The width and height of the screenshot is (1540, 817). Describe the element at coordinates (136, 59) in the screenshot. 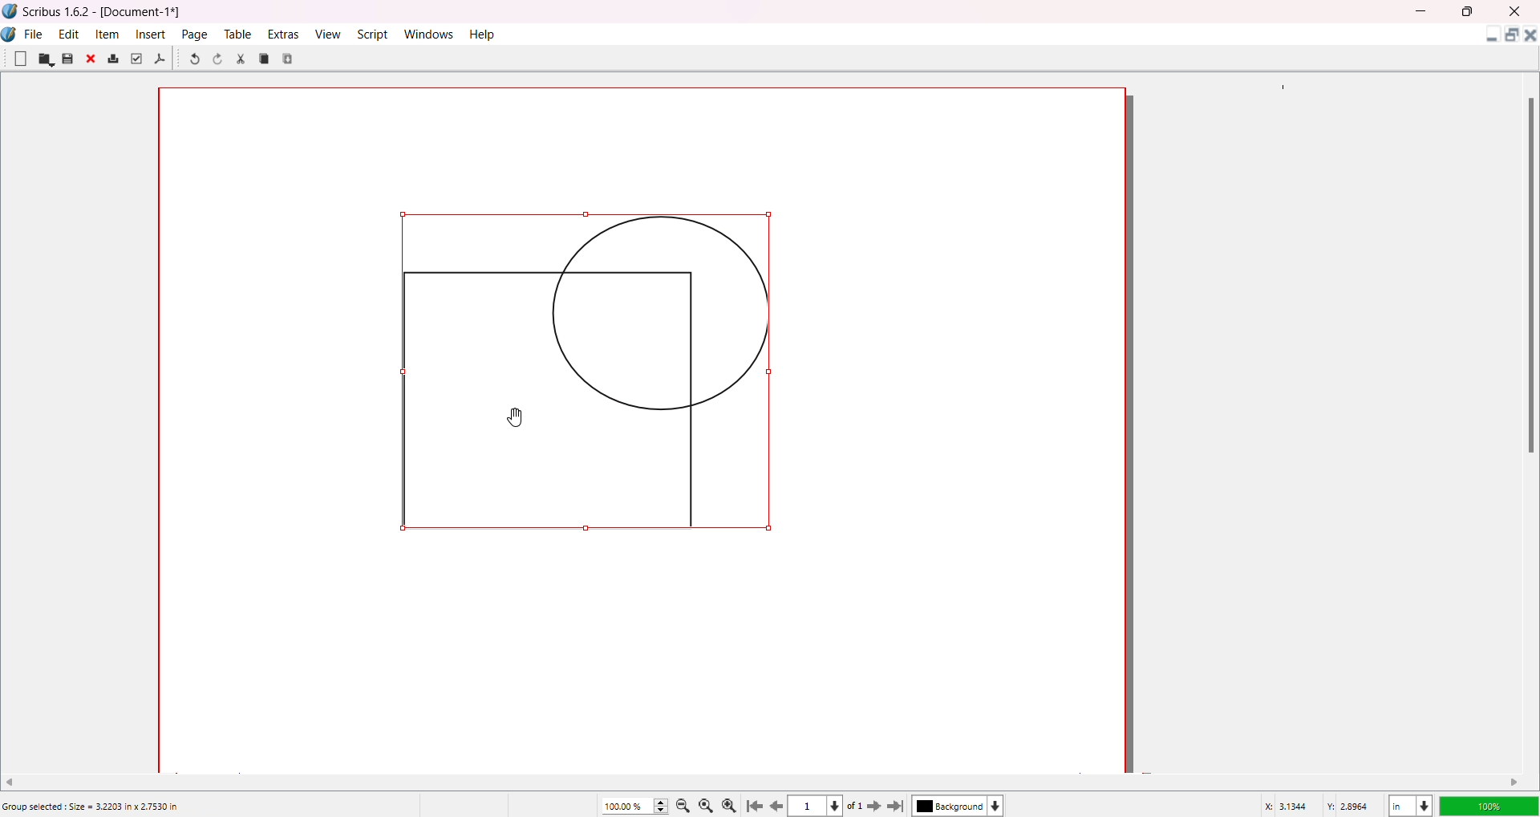

I see `Preflight Verifier` at that location.